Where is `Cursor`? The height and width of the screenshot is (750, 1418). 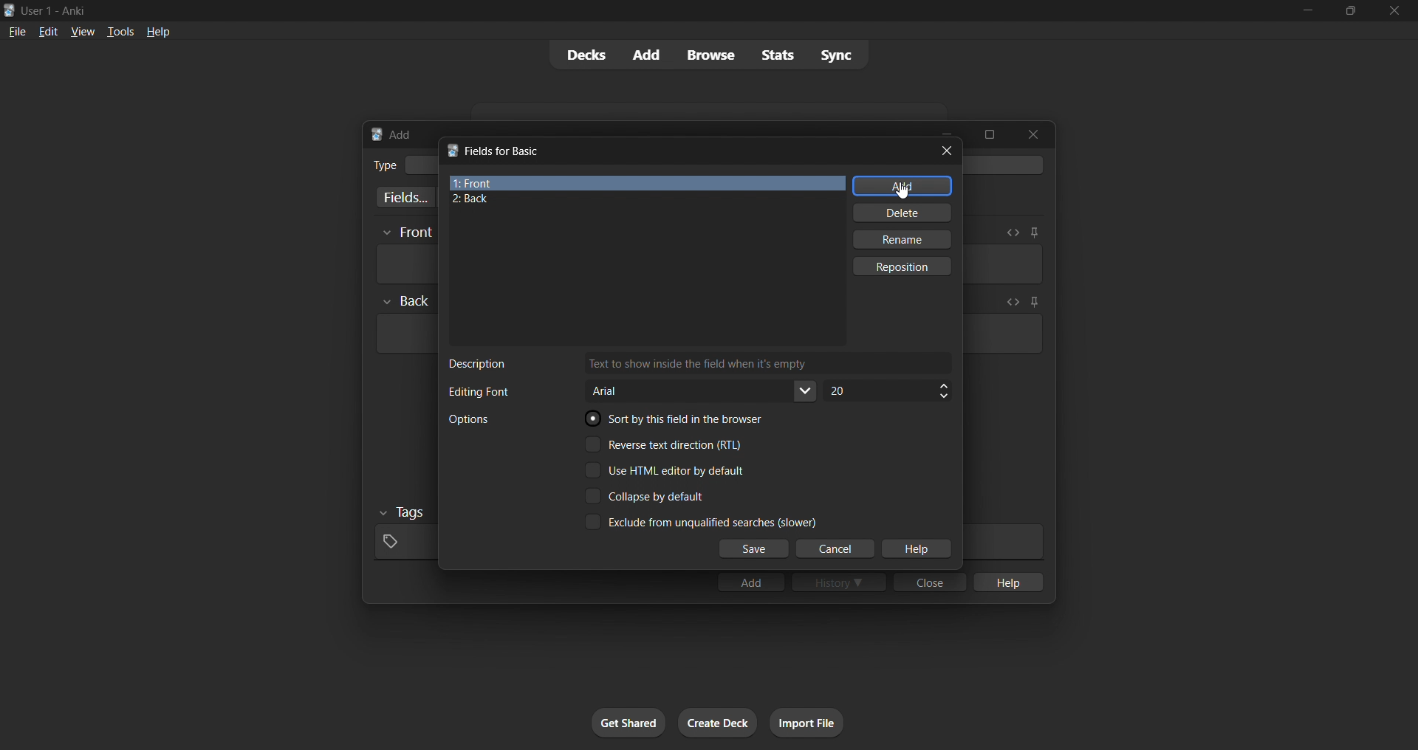 Cursor is located at coordinates (901, 190).